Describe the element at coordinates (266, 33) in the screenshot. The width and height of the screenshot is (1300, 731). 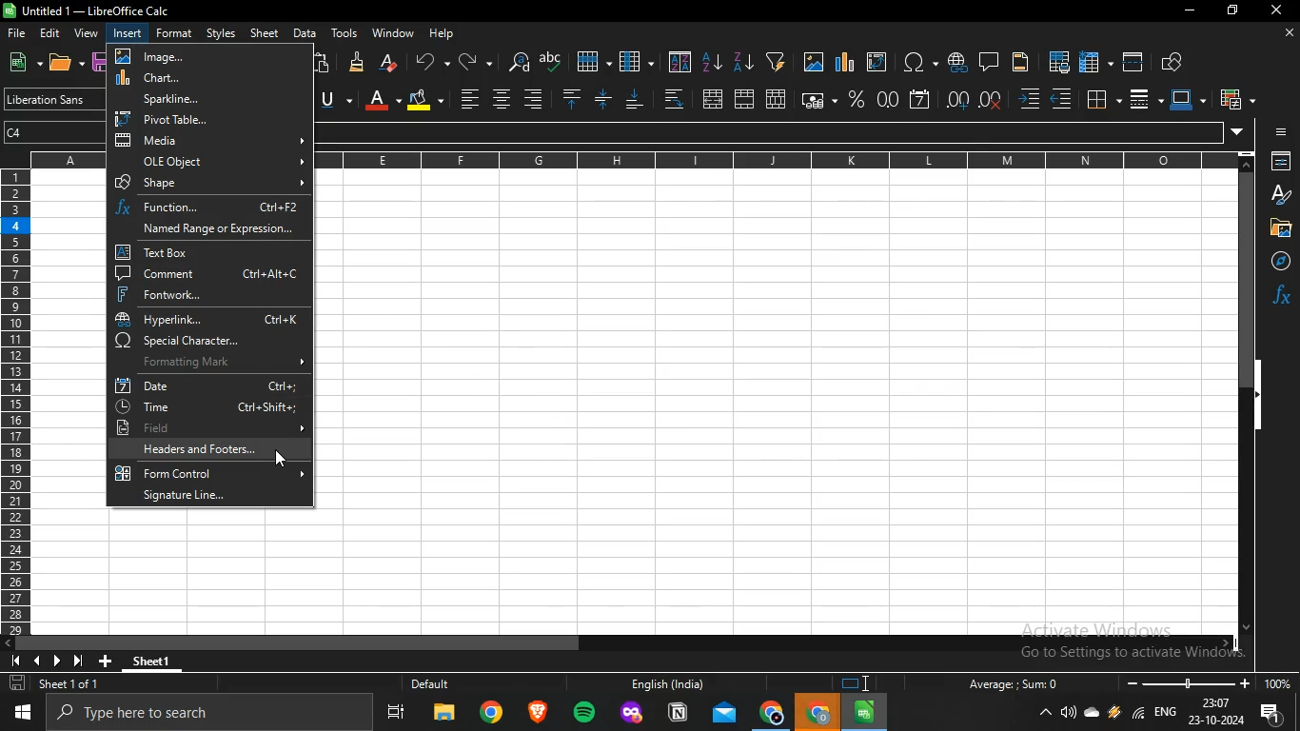
I see `sheet` at that location.